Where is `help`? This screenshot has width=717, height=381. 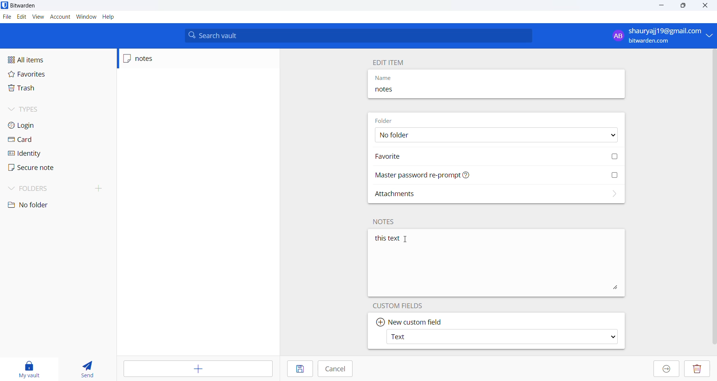
help is located at coordinates (109, 18).